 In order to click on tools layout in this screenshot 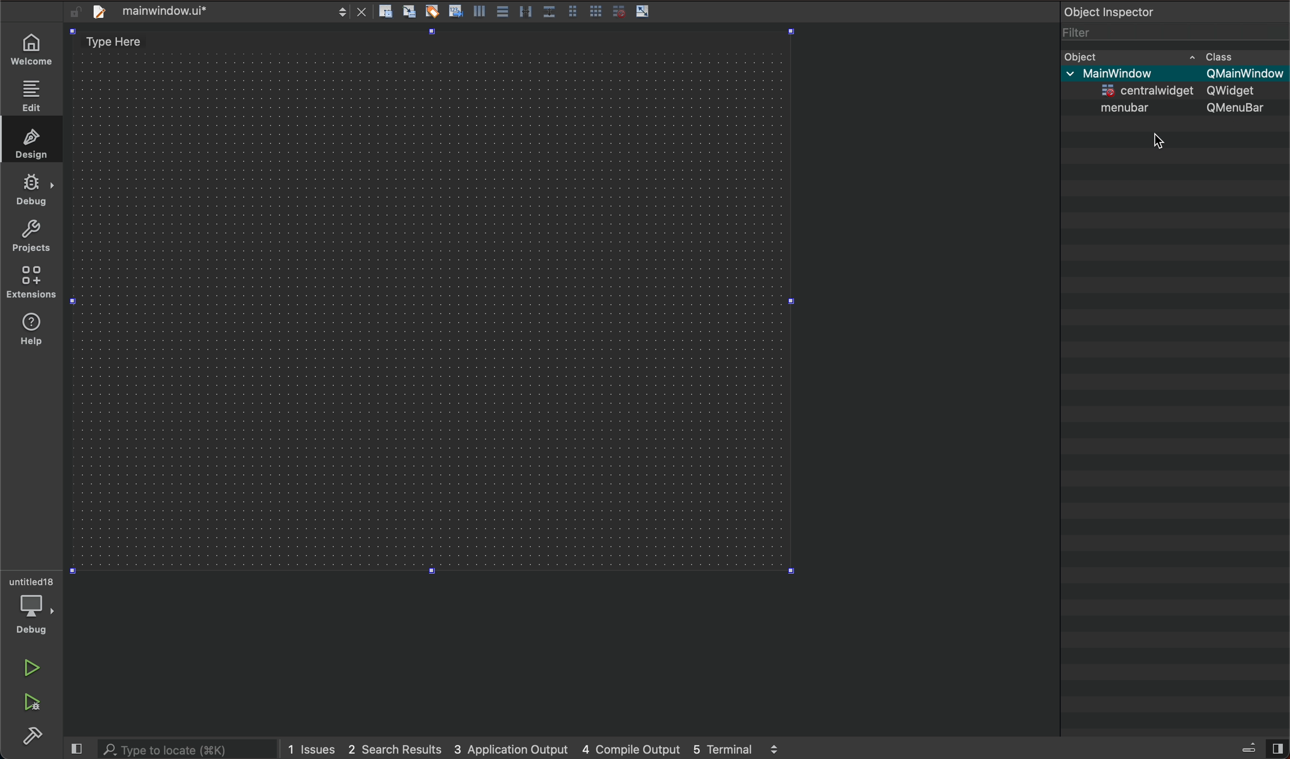, I will do `click(501, 11)`.